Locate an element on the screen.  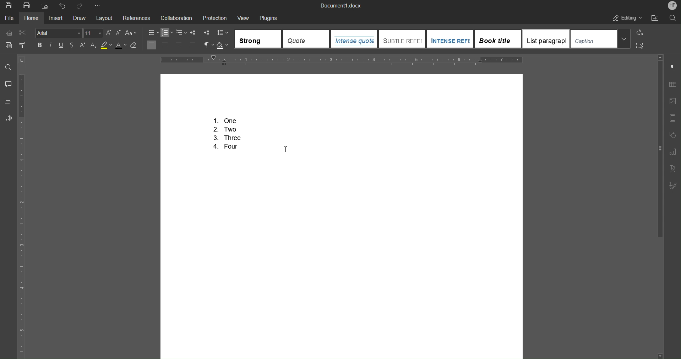
View is located at coordinates (244, 17).